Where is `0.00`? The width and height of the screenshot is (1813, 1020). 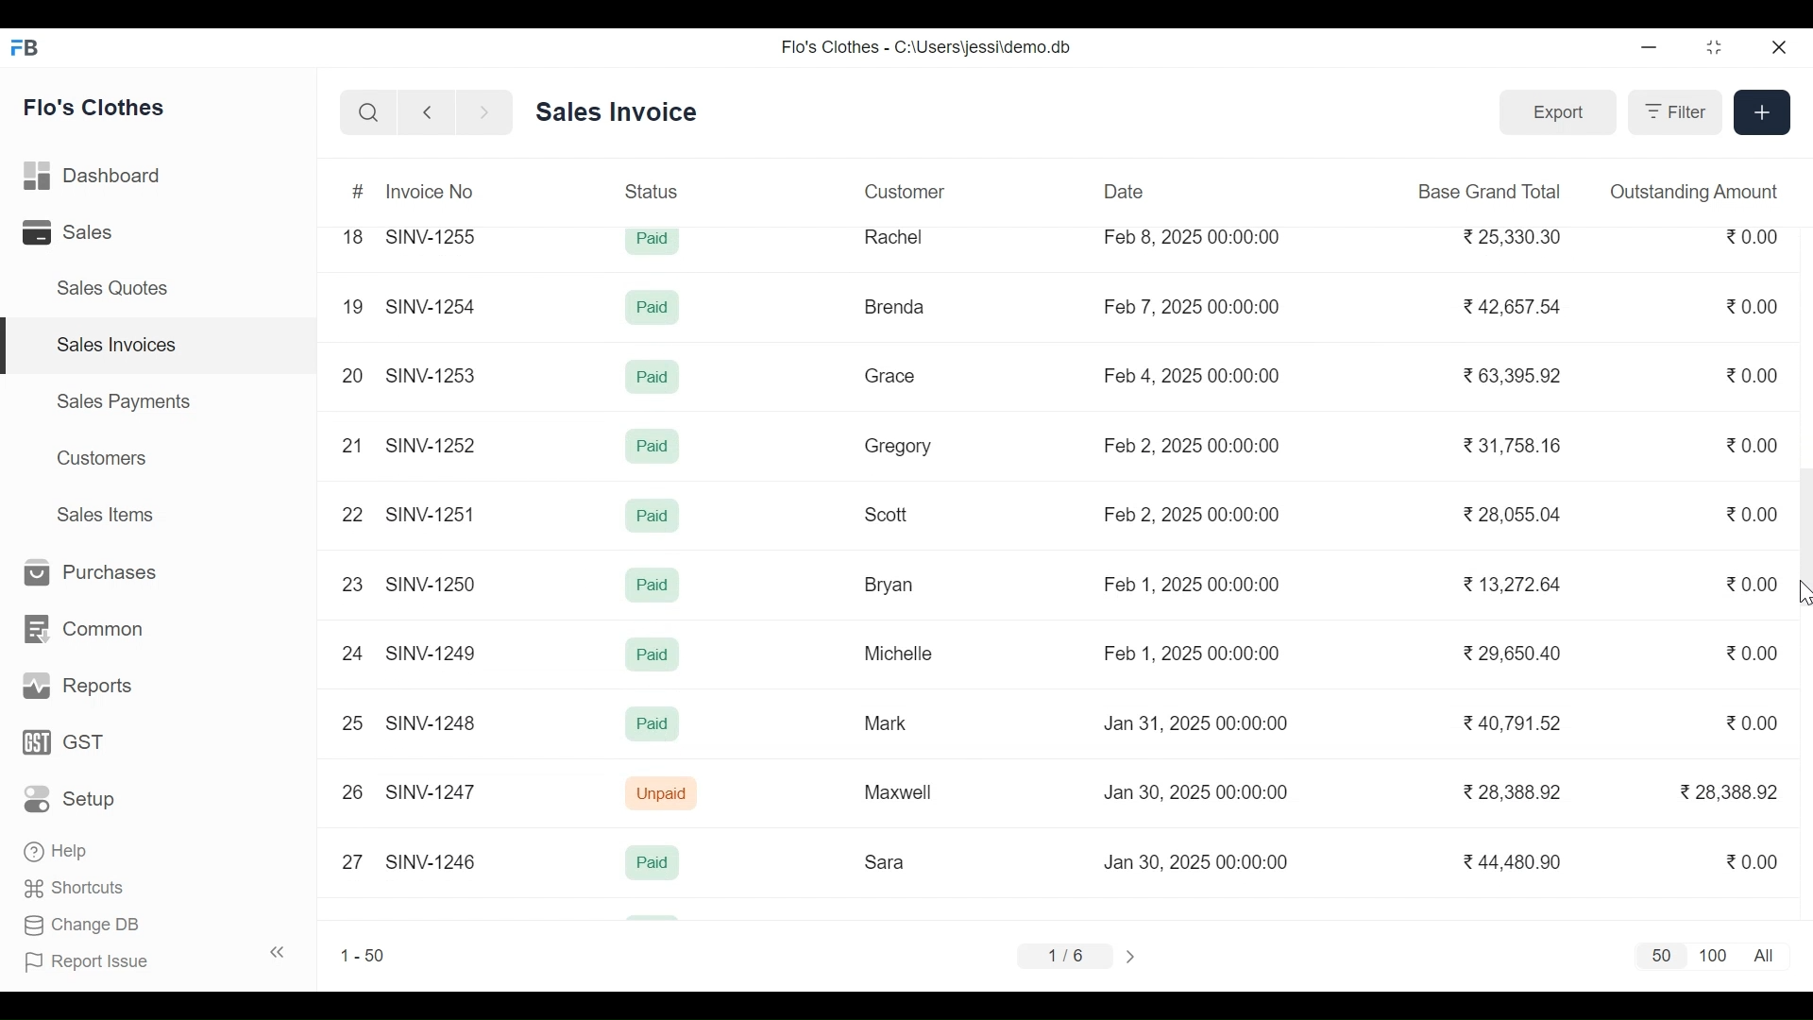
0.00 is located at coordinates (1754, 584).